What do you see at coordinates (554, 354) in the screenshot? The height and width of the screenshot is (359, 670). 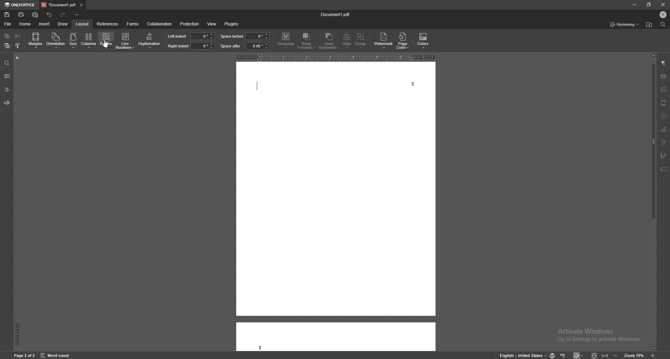 I see `change doc language` at bounding box center [554, 354].